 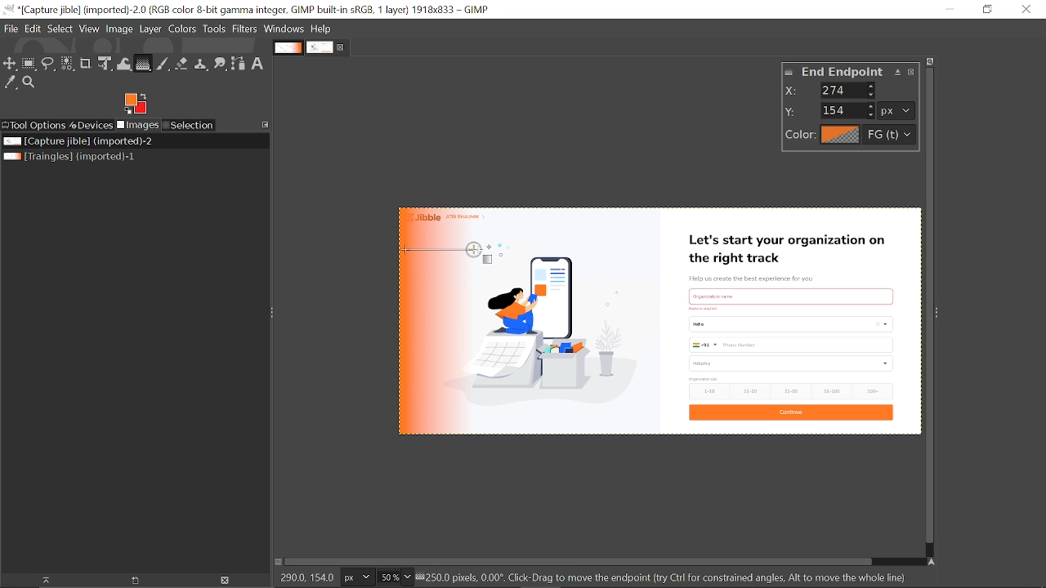 What do you see at coordinates (412, 256) in the screenshot?
I see `Cursor` at bounding box center [412, 256].